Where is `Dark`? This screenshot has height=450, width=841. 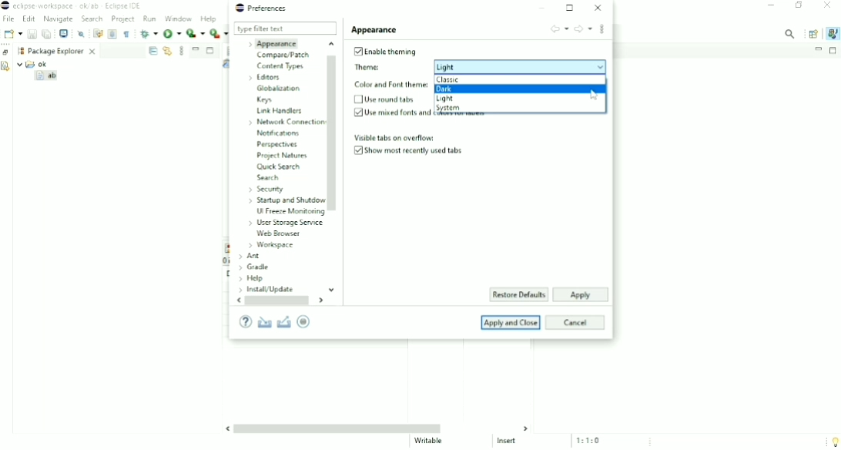 Dark is located at coordinates (452, 89).